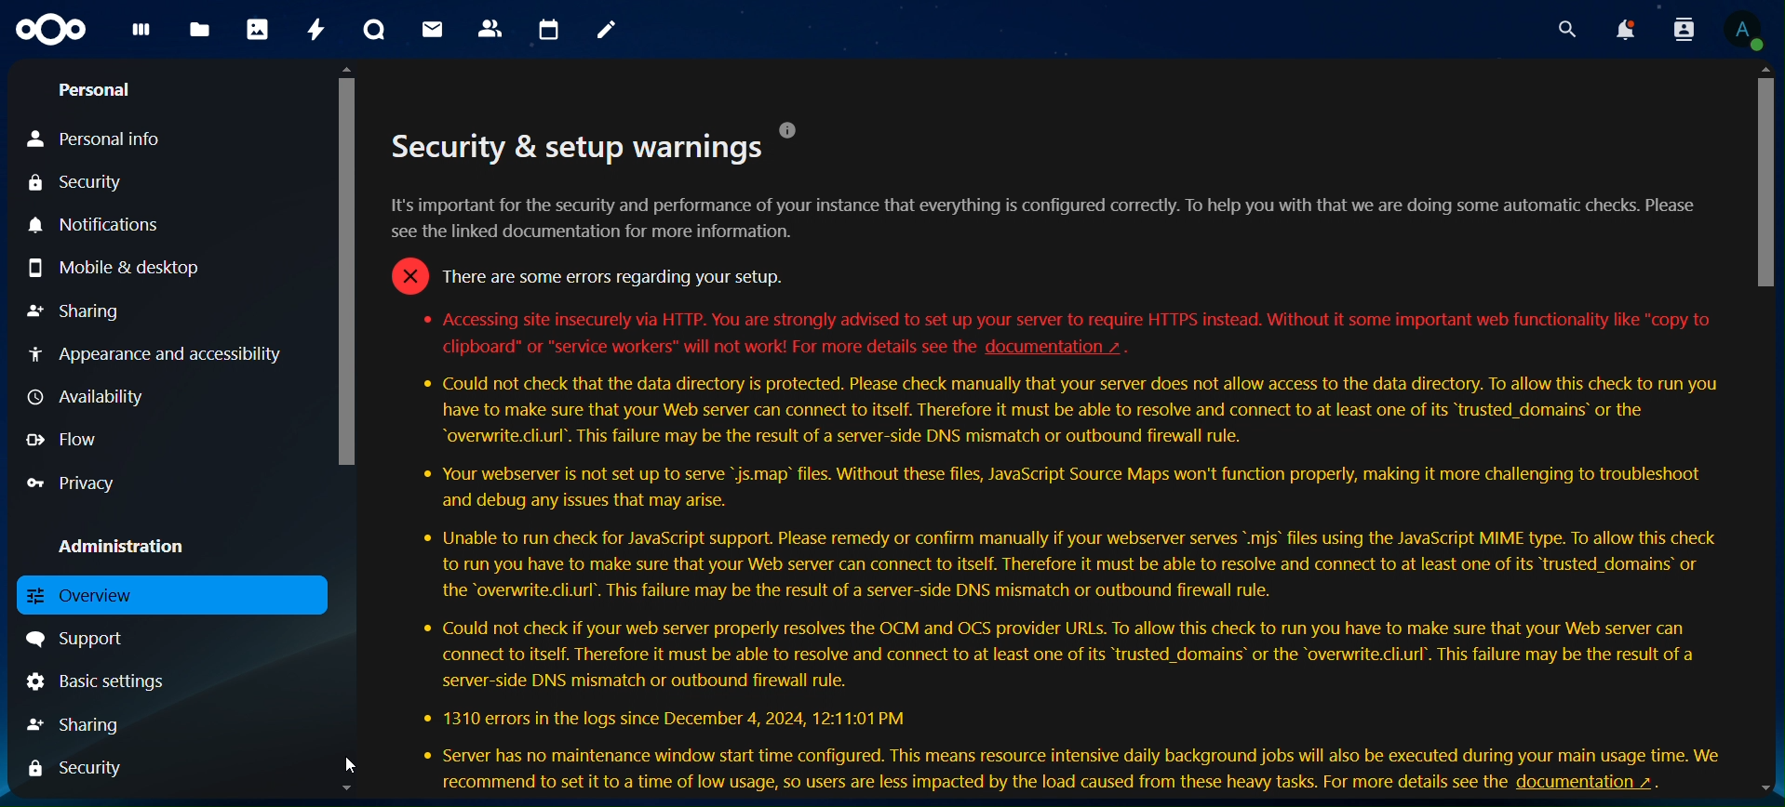 This screenshot has width=1785, height=807. What do you see at coordinates (80, 181) in the screenshot?
I see `security` at bounding box center [80, 181].